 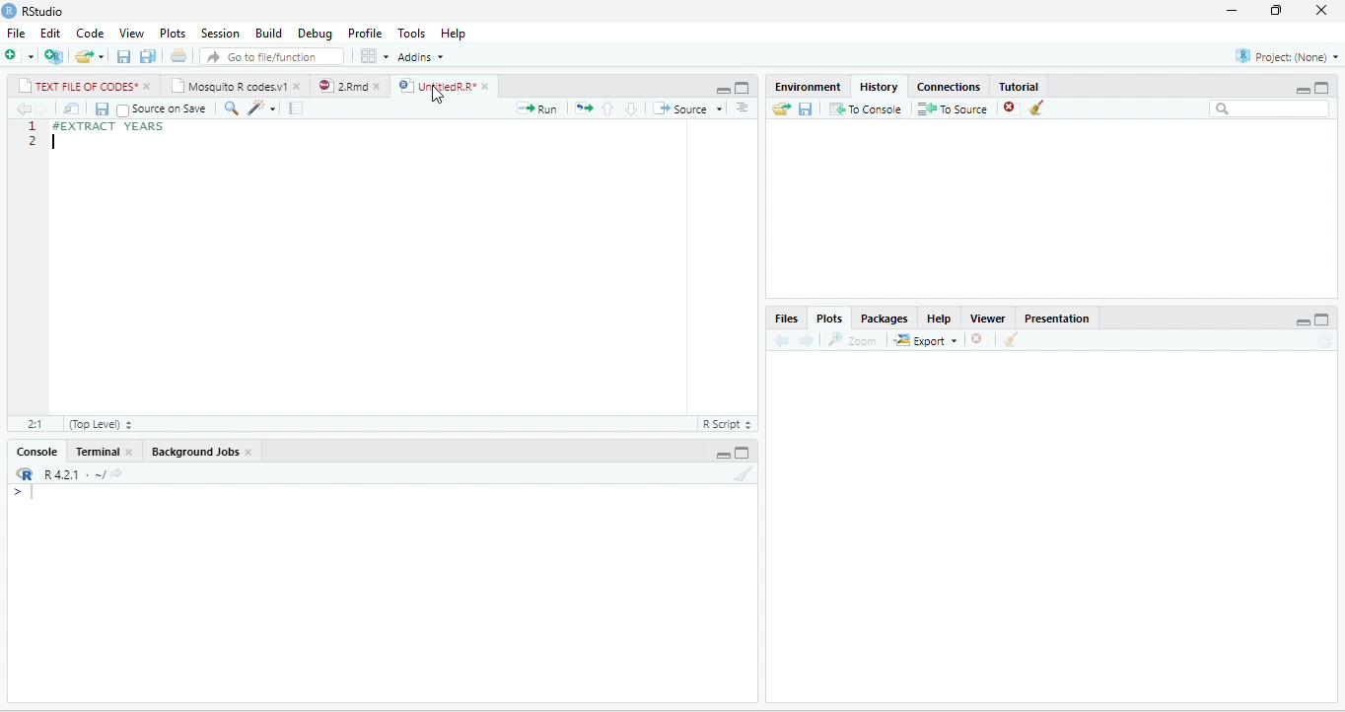 What do you see at coordinates (173, 34) in the screenshot?
I see `Plots` at bounding box center [173, 34].